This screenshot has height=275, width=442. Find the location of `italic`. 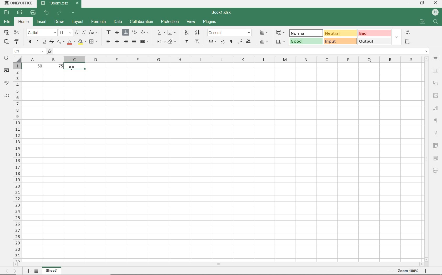

italic is located at coordinates (37, 42).